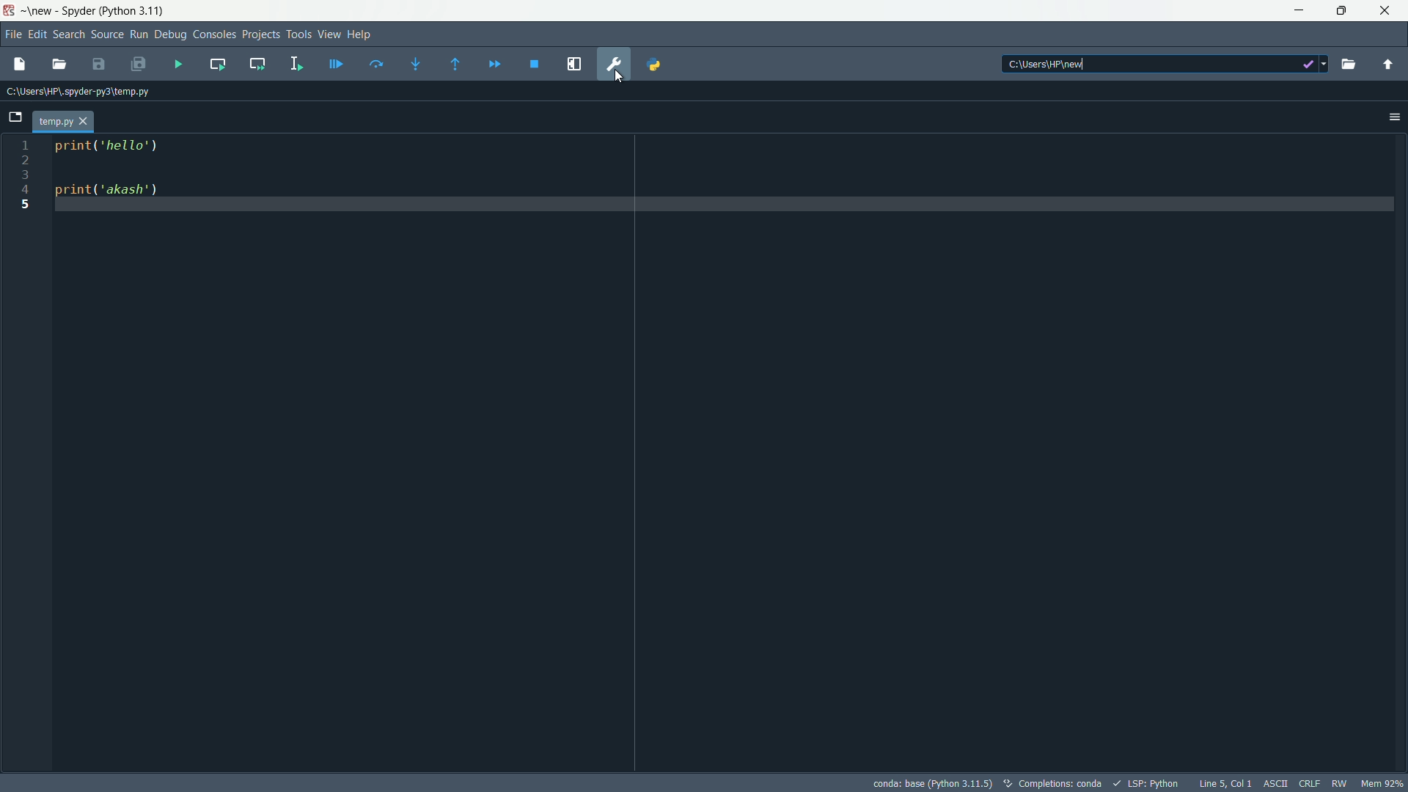 The width and height of the screenshot is (1408, 792). Describe the element at coordinates (1044, 65) in the screenshot. I see `C:\Users\HP\new` at that location.